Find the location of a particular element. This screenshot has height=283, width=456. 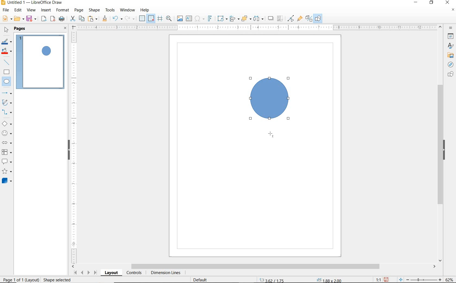

ELLIPSE TOOL is located at coordinates (251, 120).